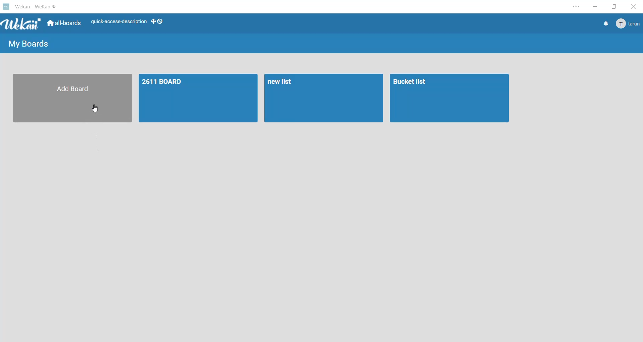  Describe the element at coordinates (21, 24) in the screenshot. I see `WeKan` at that location.